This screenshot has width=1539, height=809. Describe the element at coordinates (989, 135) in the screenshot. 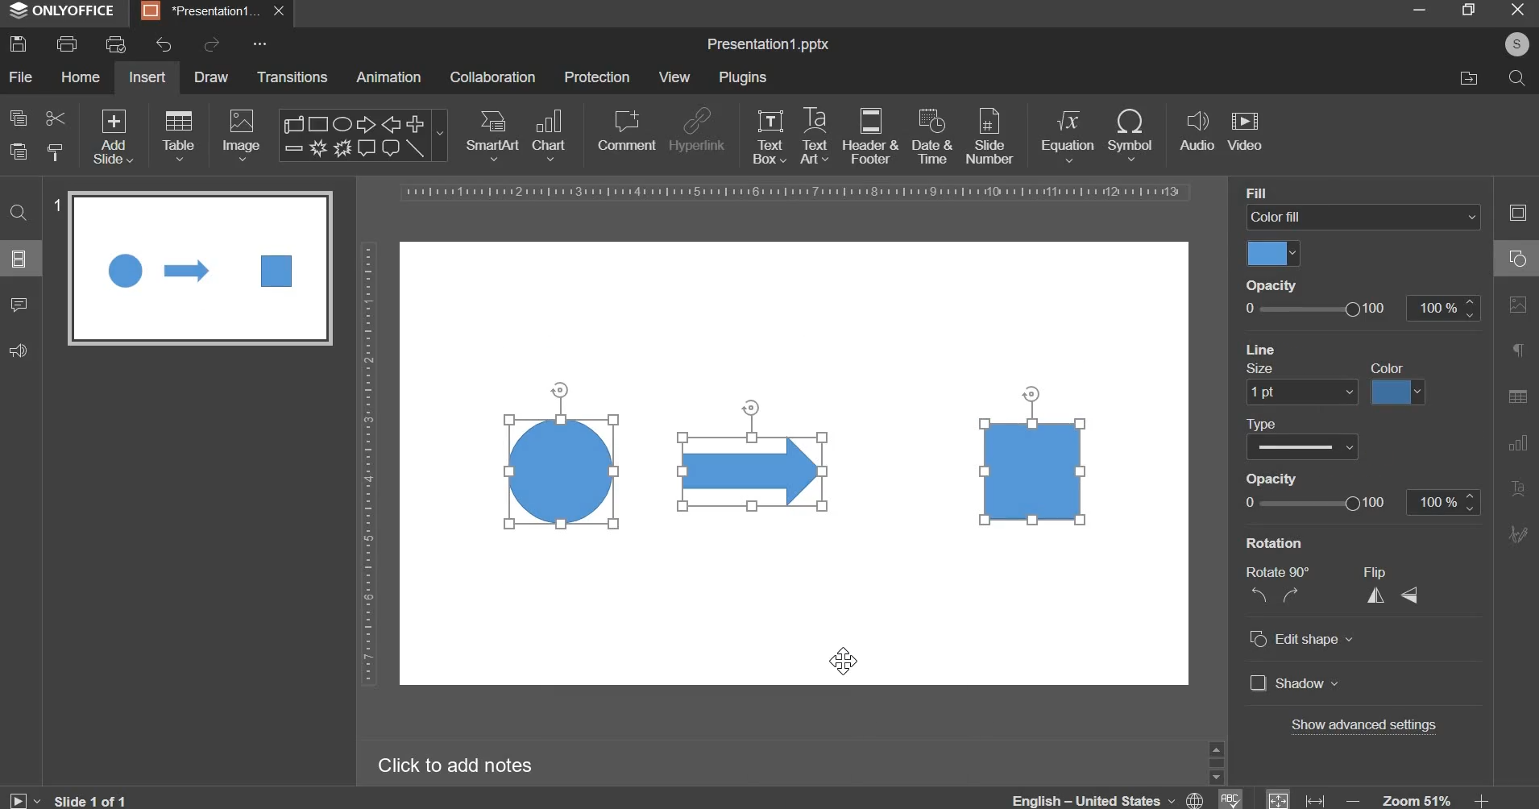

I see `slide number` at that location.